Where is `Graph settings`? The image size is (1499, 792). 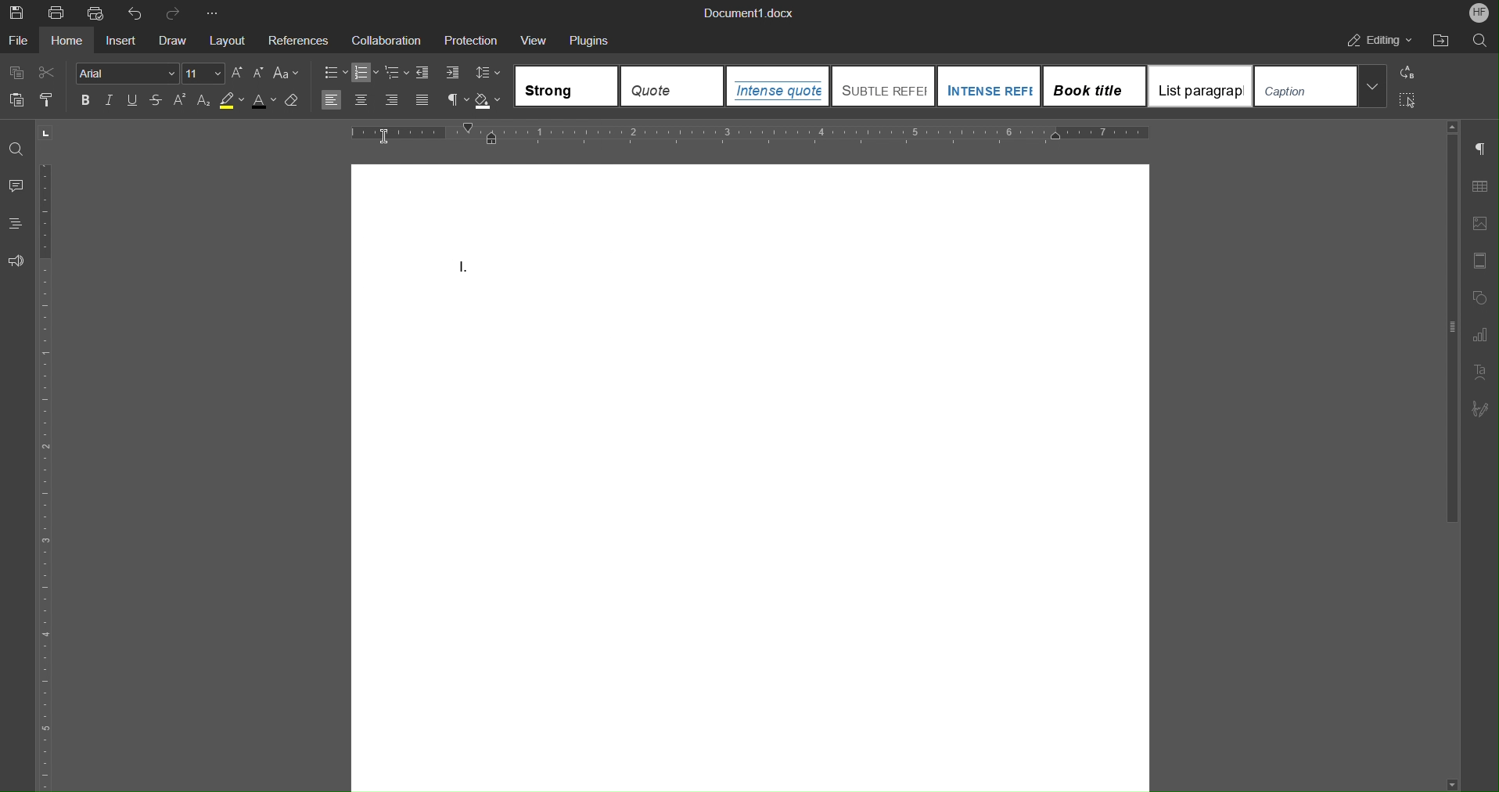 Graph settings is located at coordinates (1479, 336).